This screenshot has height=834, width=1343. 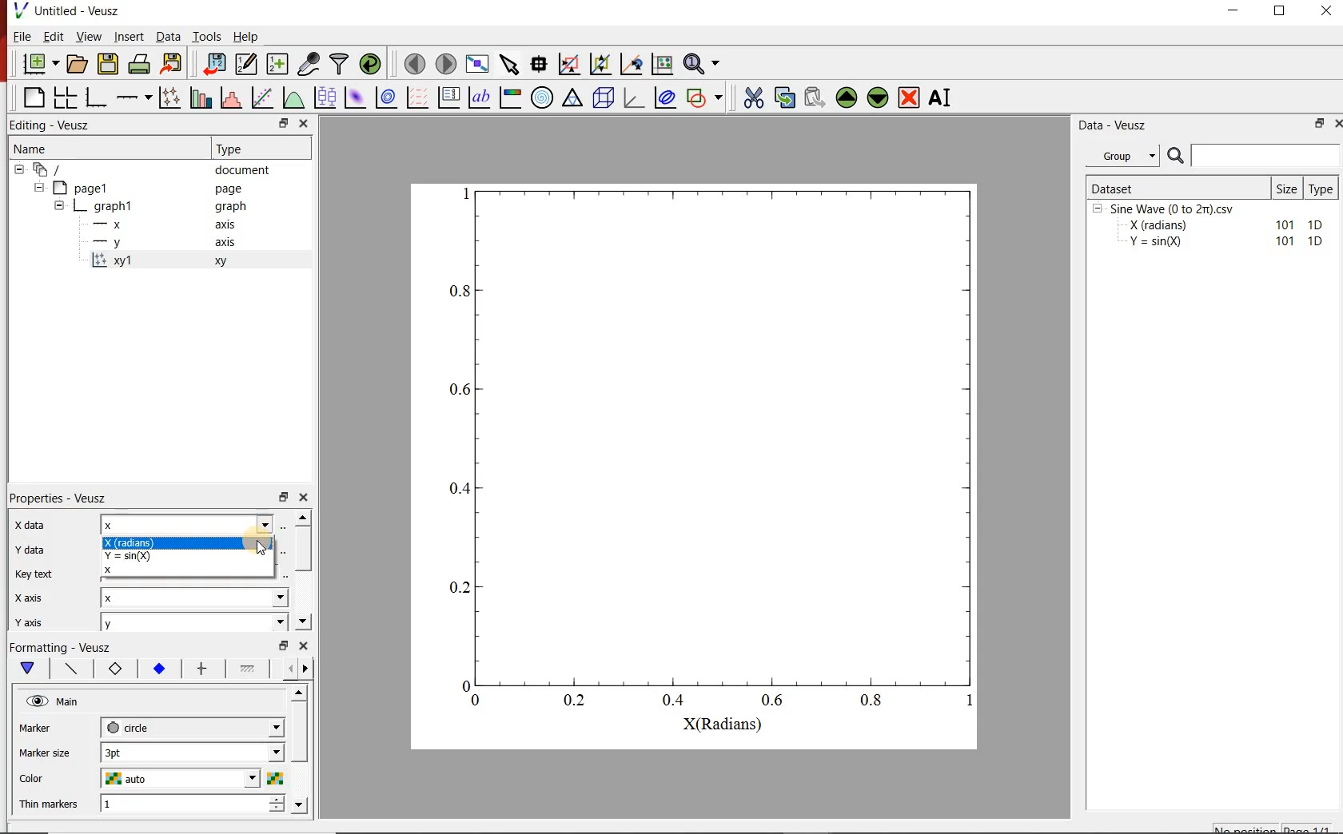 What do you see at coordinates (305, 645) in the screenshot?
I see `Close` at bounding box center [305, 645].